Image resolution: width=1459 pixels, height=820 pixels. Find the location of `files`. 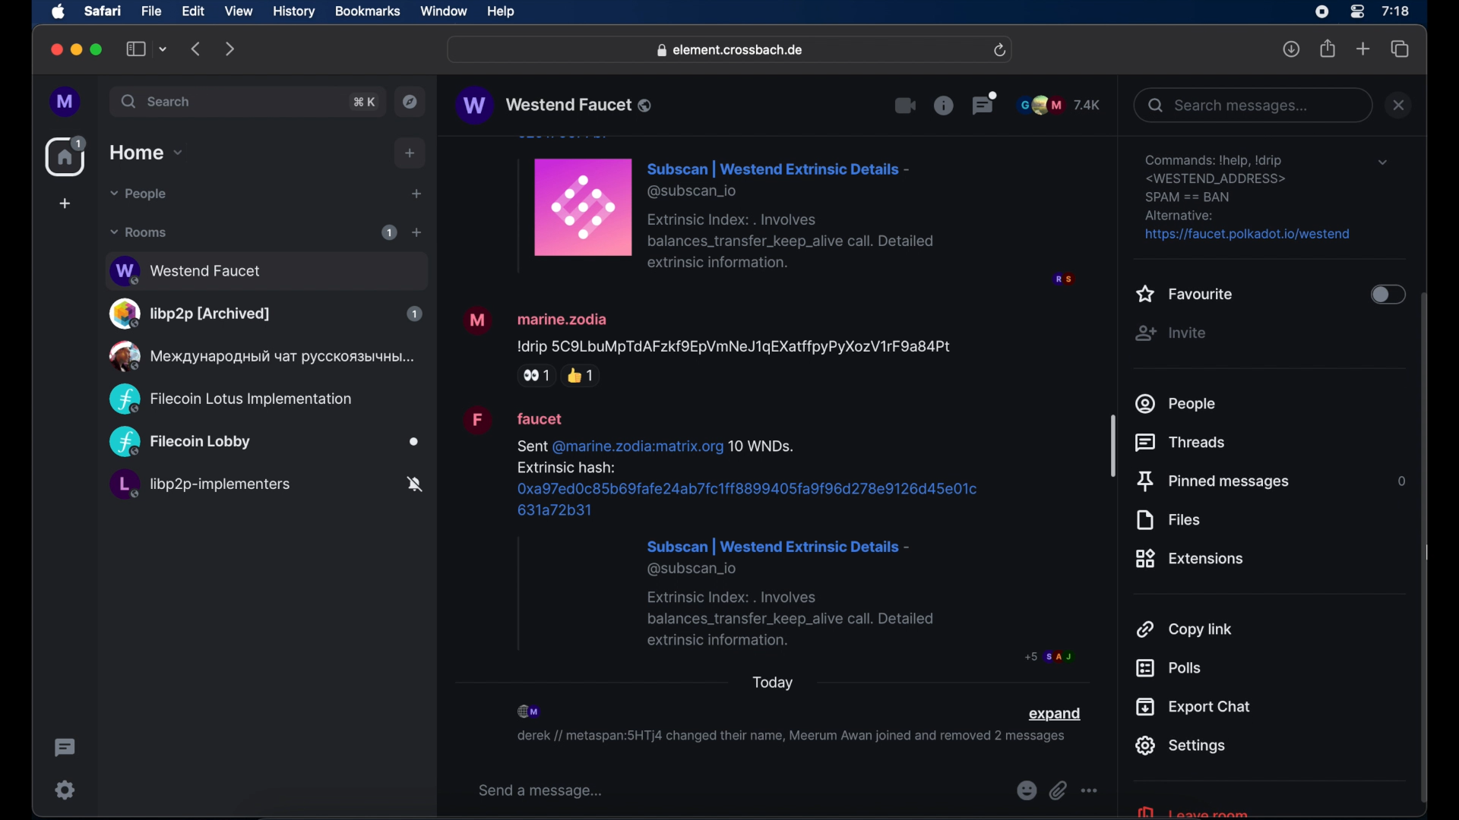

files is located at coordinates (1167, 520).